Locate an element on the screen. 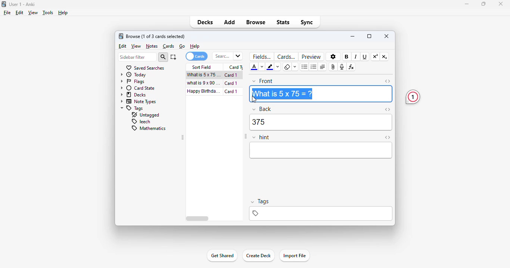 The width and height of the screenshot is (510, 268). underline is located at coordinates (365, 57).